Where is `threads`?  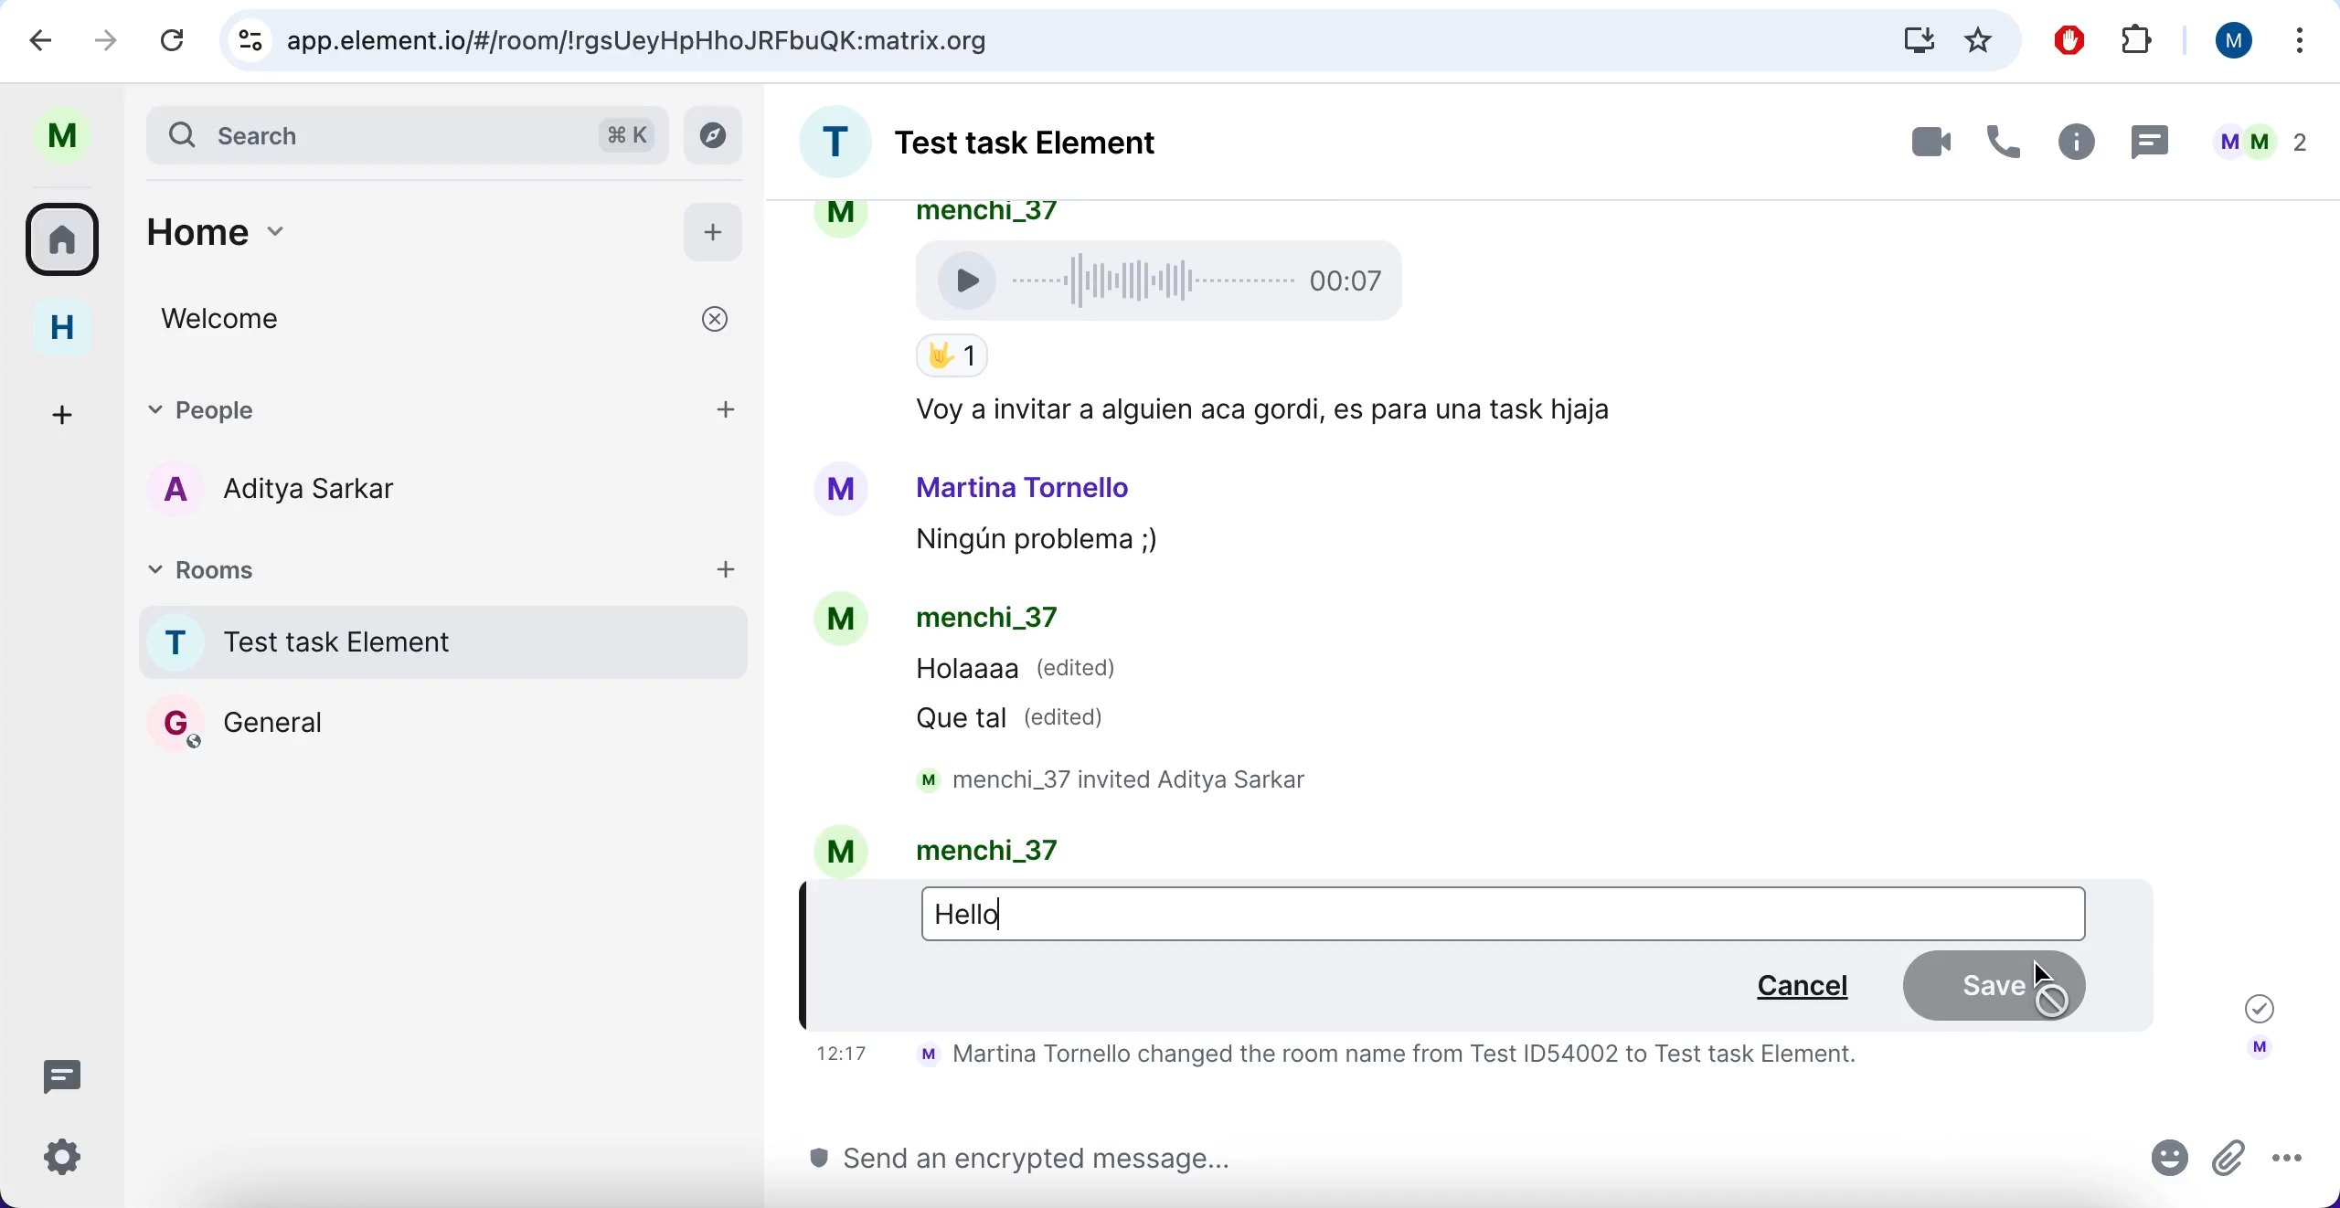 threads is located at coordinates (66, 1072).